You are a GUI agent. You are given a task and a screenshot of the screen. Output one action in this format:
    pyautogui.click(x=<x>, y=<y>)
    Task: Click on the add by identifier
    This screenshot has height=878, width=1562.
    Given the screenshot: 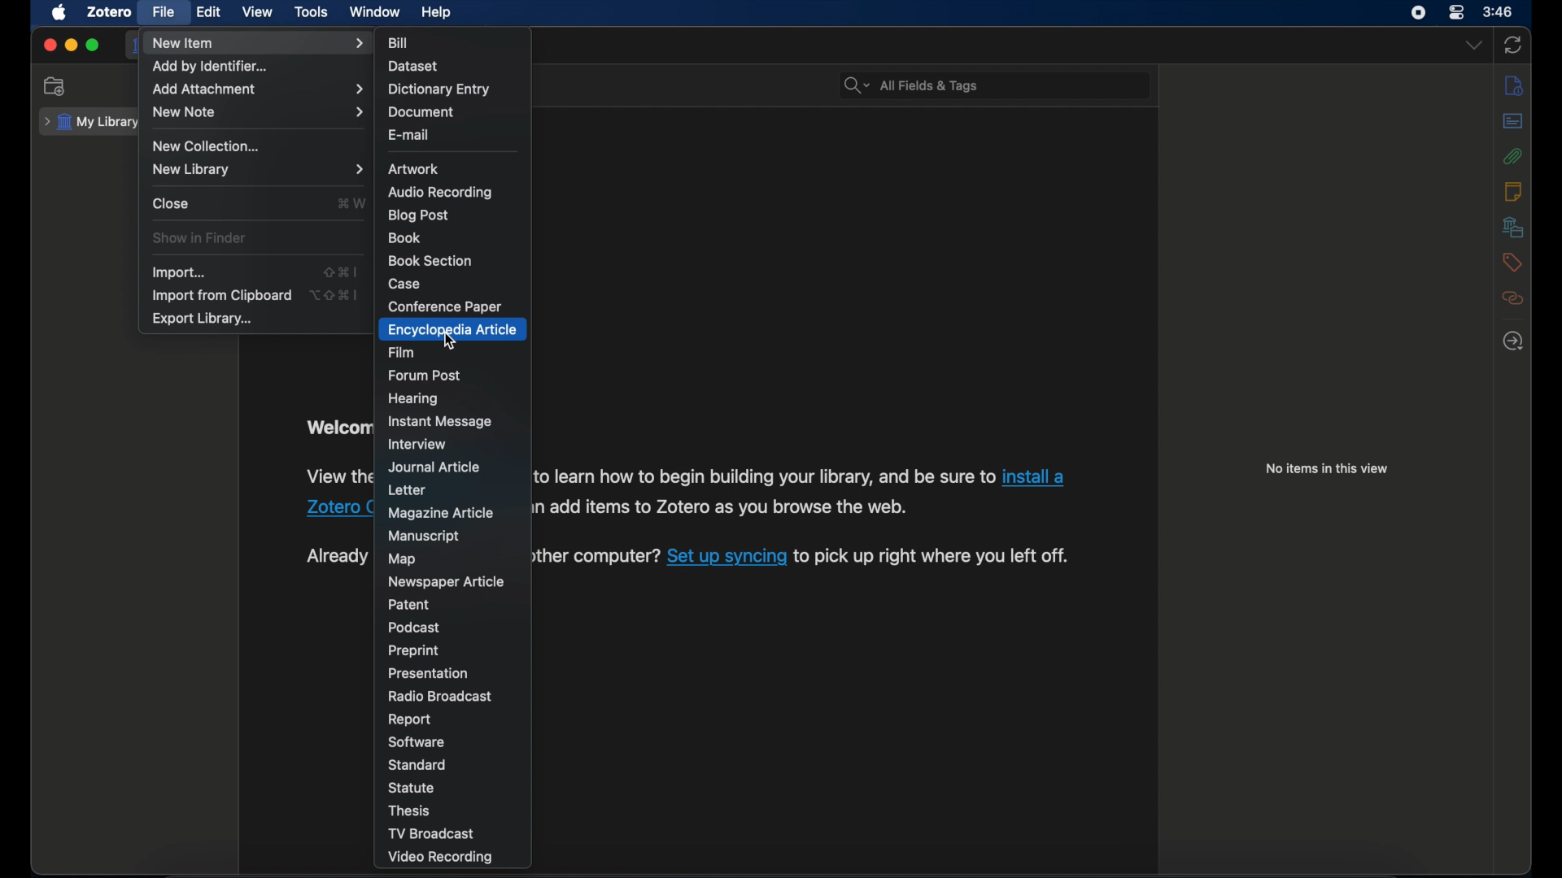 What is the action you would take?
    pyautogui.click(x=211, y=67)
    